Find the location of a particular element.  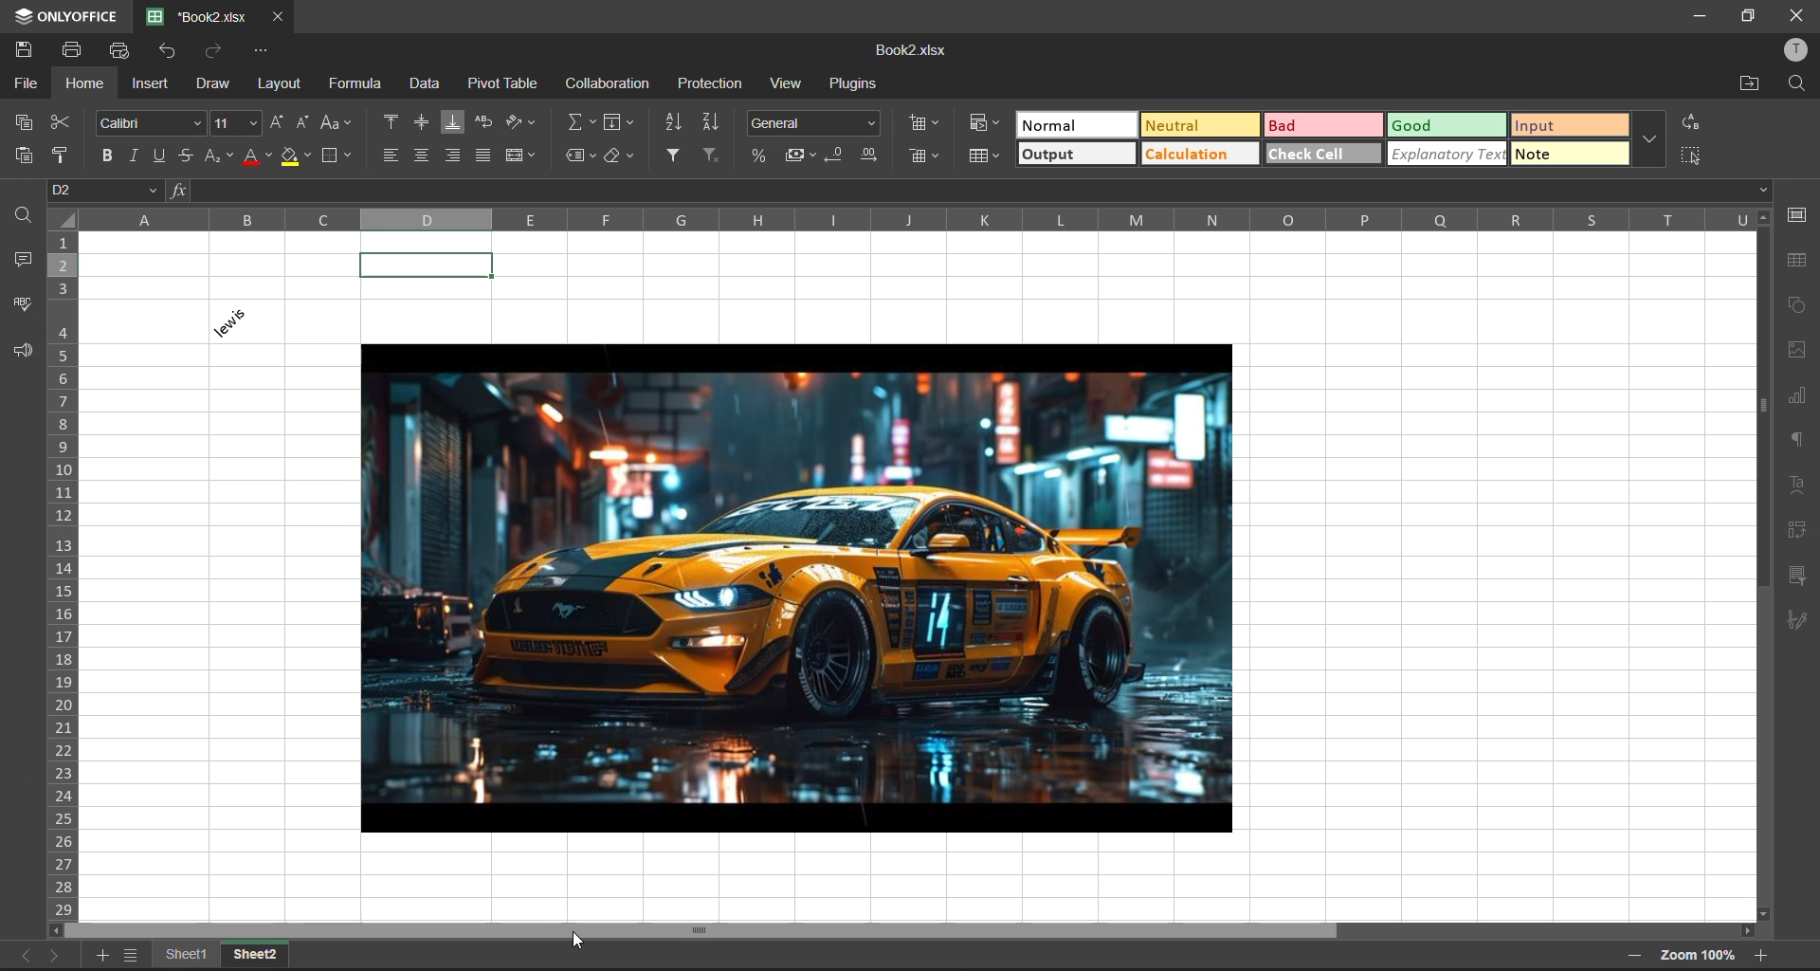

paragraph is located at coordinates (1797, 440).